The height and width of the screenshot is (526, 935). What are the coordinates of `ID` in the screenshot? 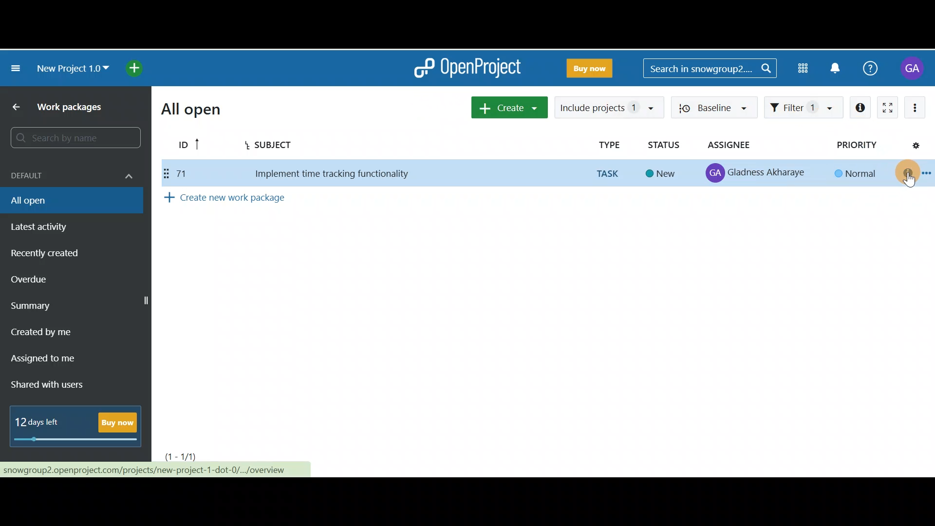 It's located at (186, 146).